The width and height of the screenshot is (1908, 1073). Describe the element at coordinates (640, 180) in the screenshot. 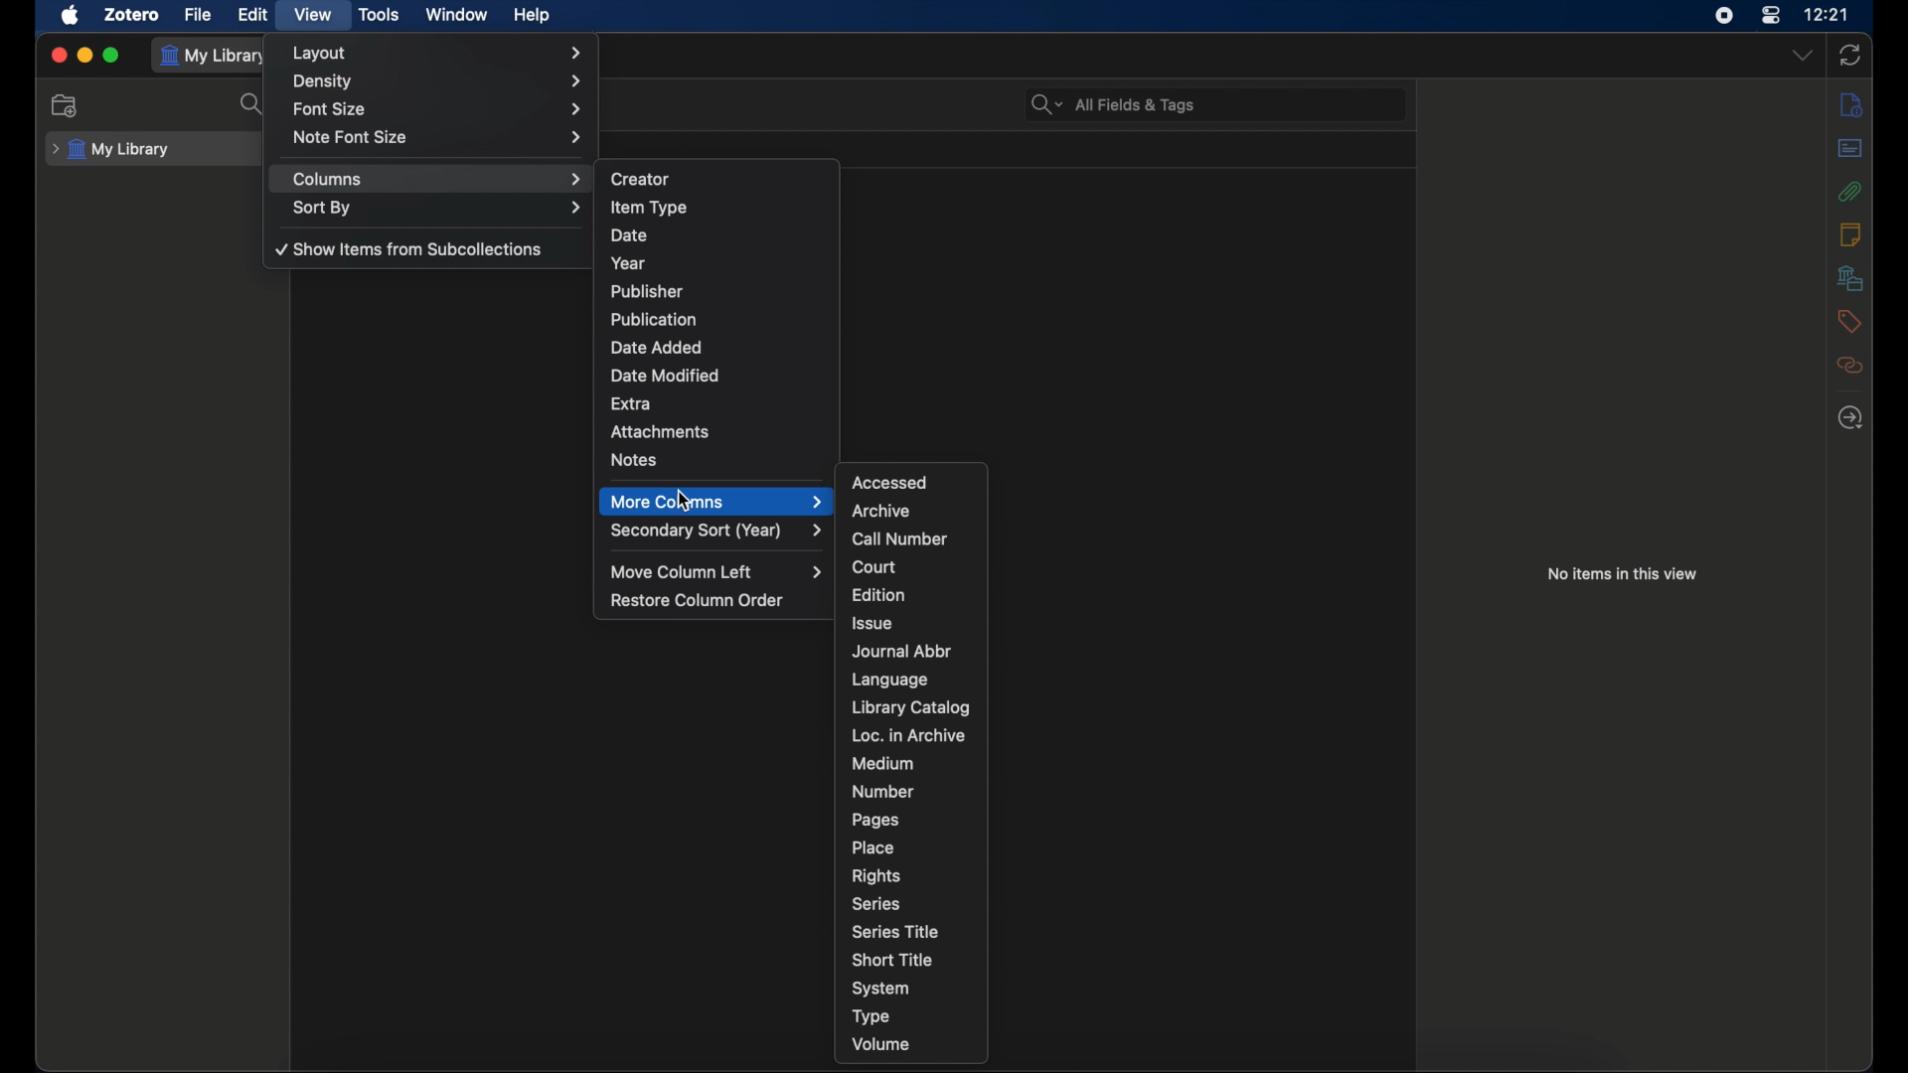

I see `creator` at that location.